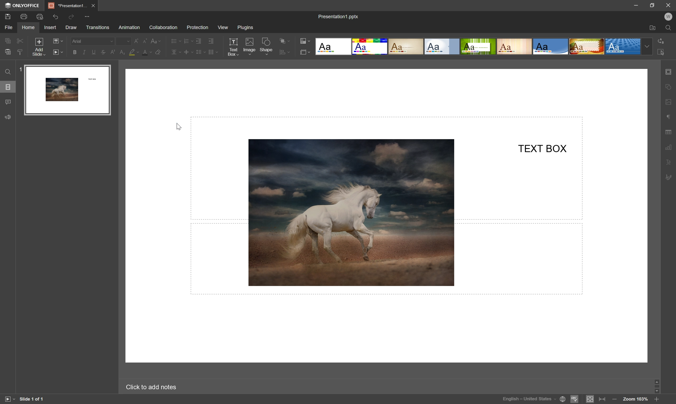  What do you see at coordinates (478, 47) in the screenshot?
I see `Green Leaf` at bounding box center [478, 47].